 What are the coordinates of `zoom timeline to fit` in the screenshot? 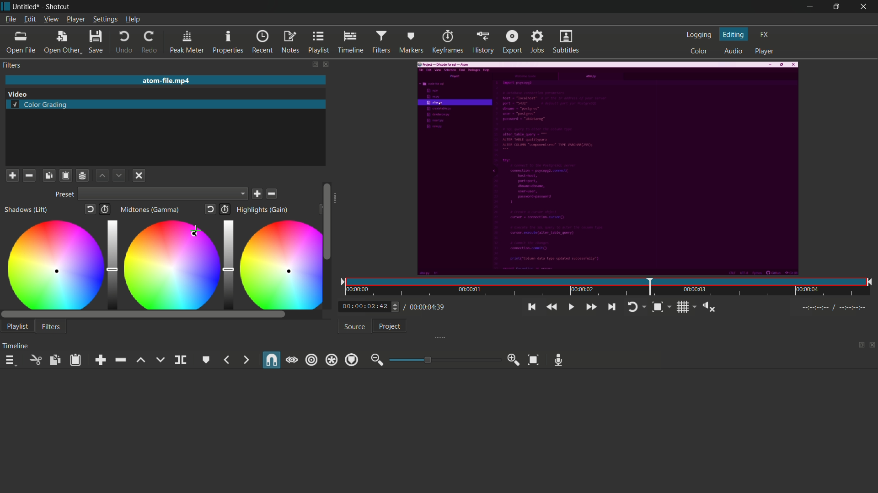 It's located at (661, 306).